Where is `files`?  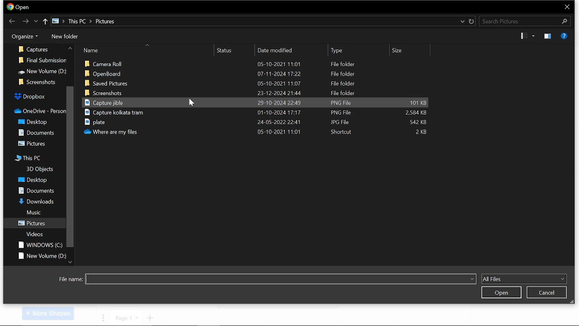 files is located at coordinates (259, 62).